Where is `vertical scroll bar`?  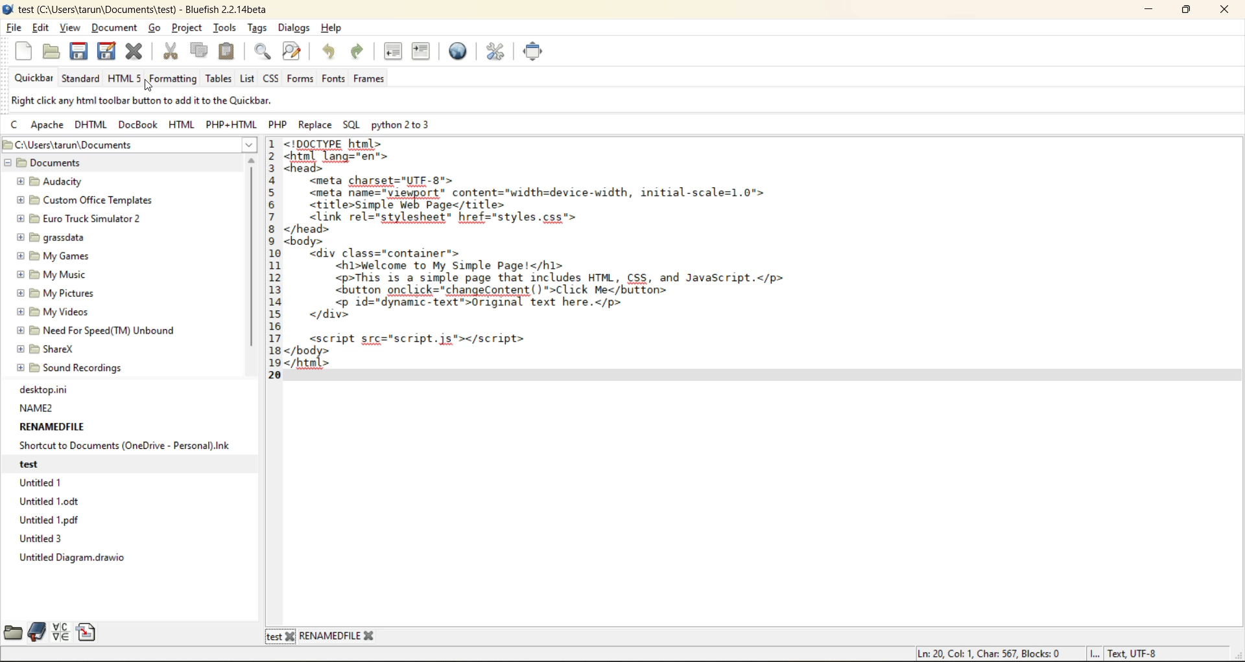 vertical scroll bar is located at coordinates (253, 264).